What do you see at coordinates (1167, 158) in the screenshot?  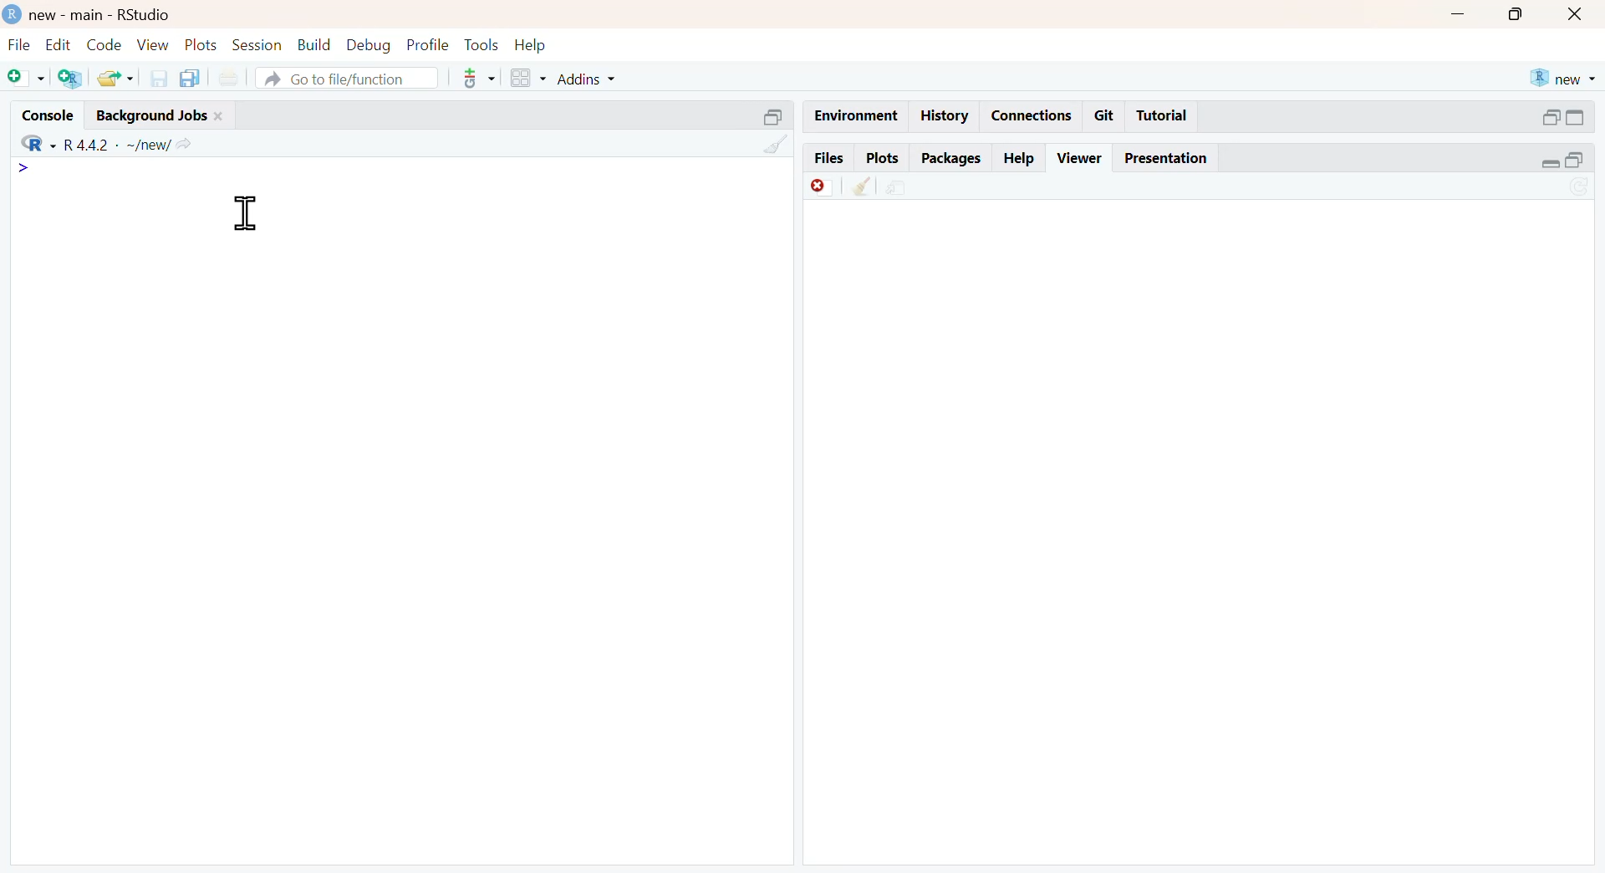 I see `presentation` at bounding box center [1167, 158].